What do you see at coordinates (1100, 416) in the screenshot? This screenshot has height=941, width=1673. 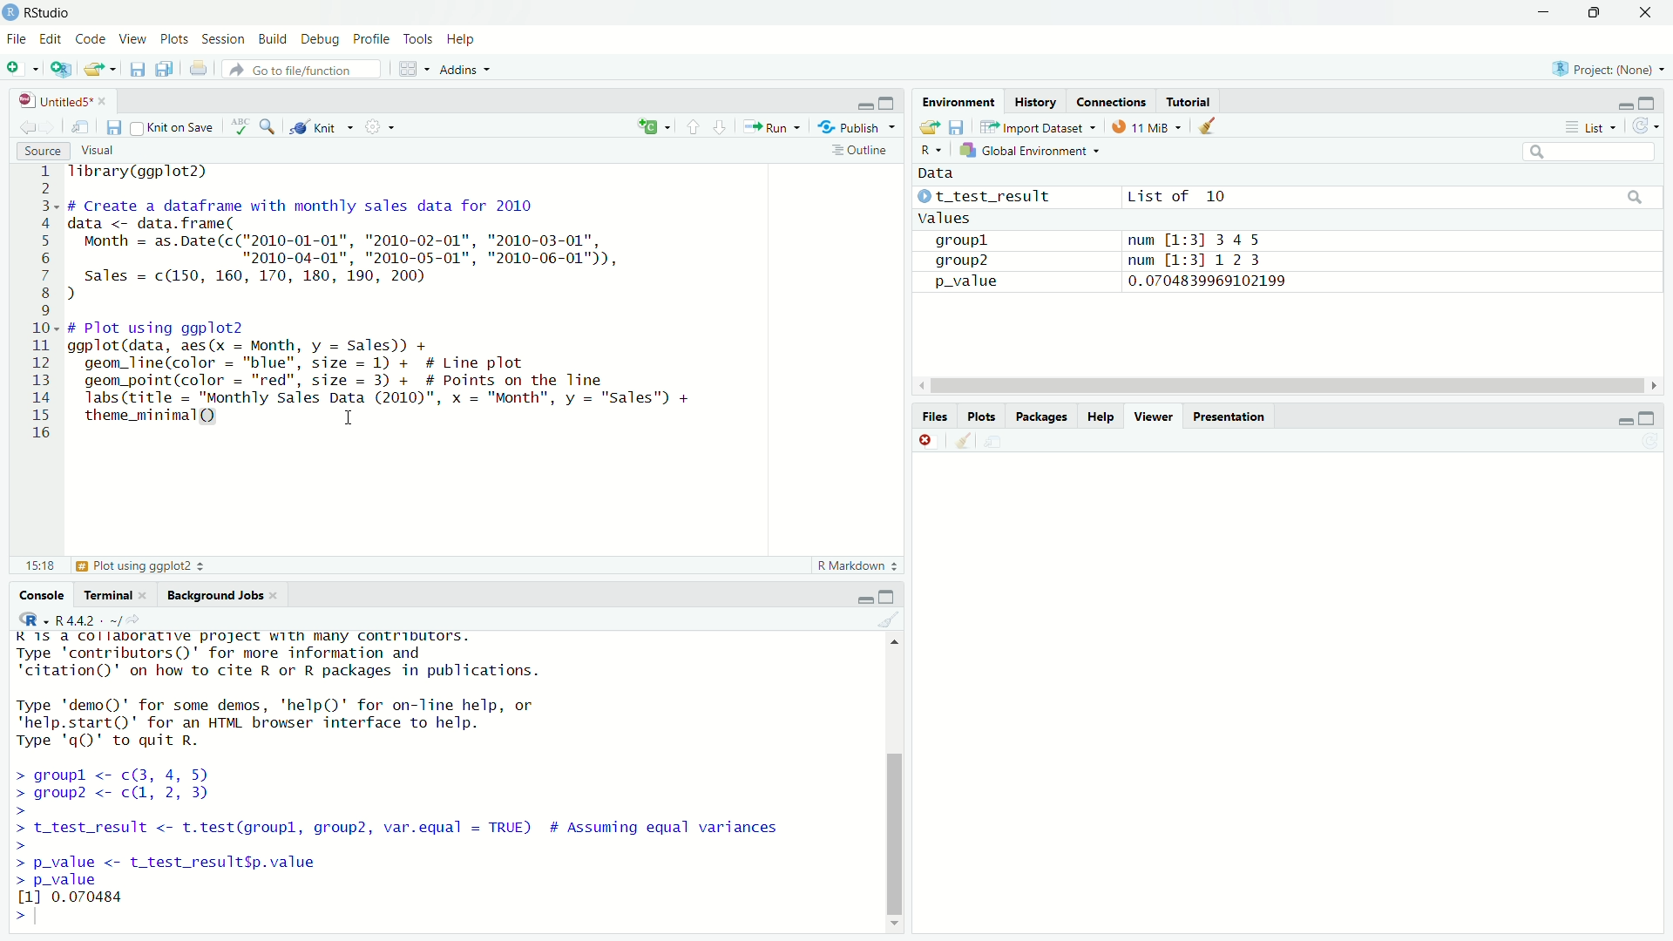 I see `Help` at bounding box center [1100, 416].